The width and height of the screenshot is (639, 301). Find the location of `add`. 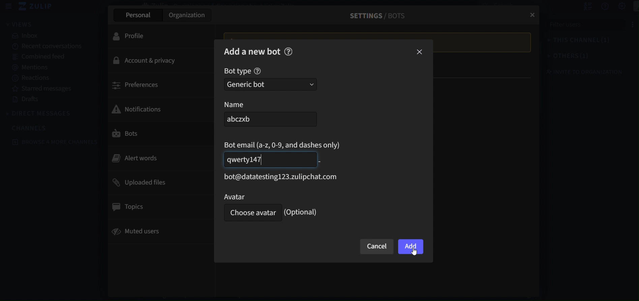

add is located at coordinates (411, 247).